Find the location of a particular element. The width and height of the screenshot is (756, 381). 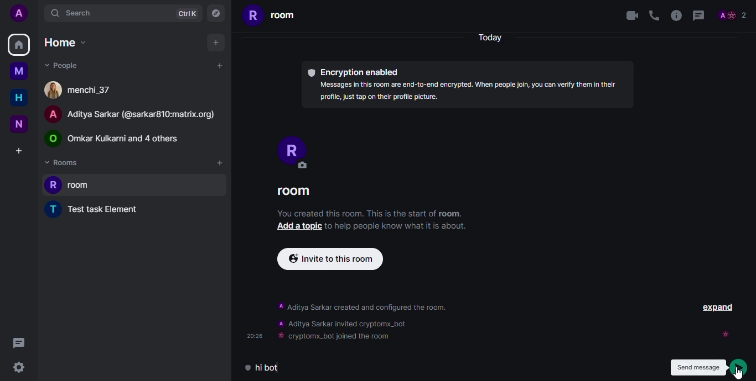

people is located at coordinates (79, 90).